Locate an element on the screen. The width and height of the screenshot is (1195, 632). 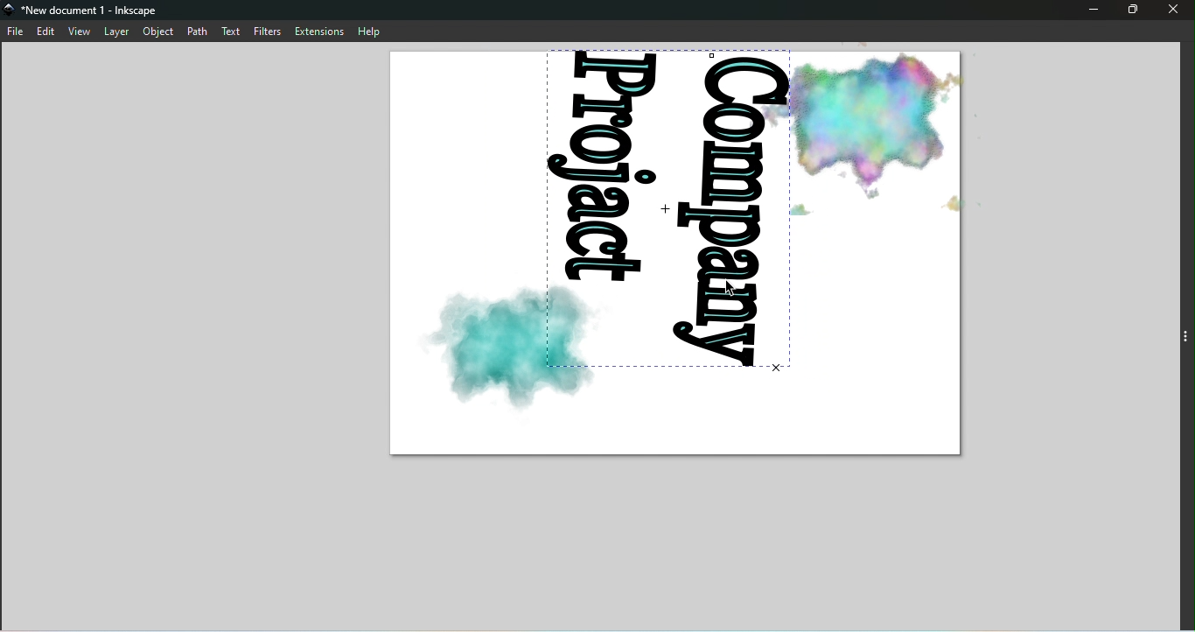
Minimize is located at coordinates (1090, 11).